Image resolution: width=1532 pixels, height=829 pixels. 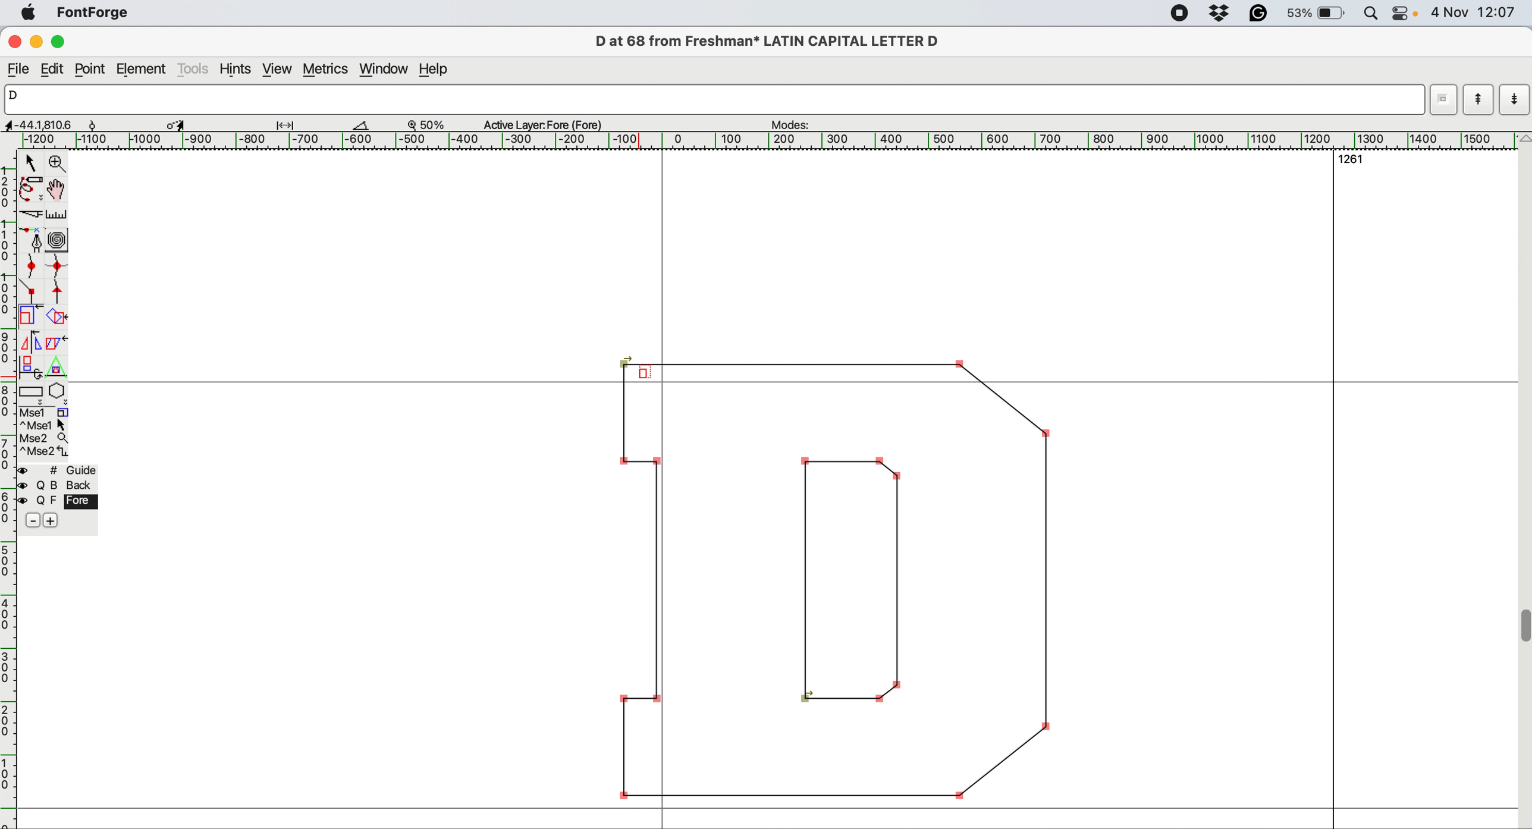 I want to click on drop box, so click(x=1223, y=15).